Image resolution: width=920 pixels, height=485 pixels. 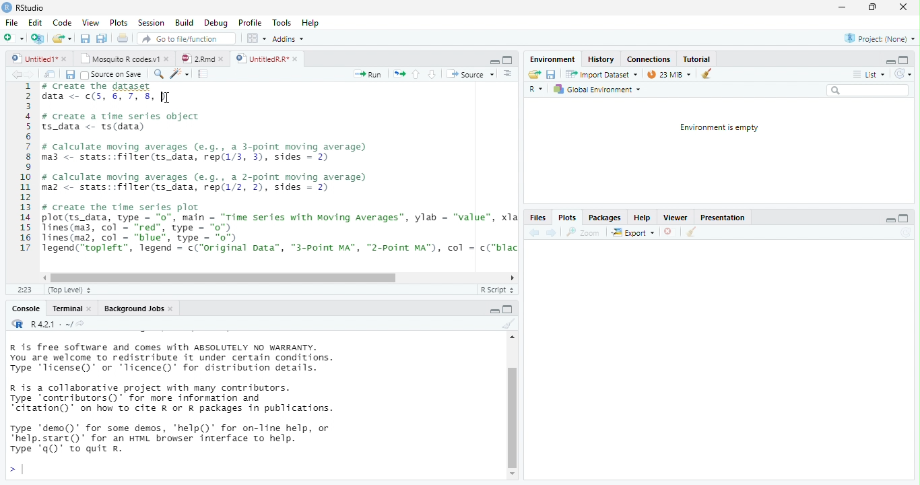 I want to click on RStudio, so click(x=24, y=7).